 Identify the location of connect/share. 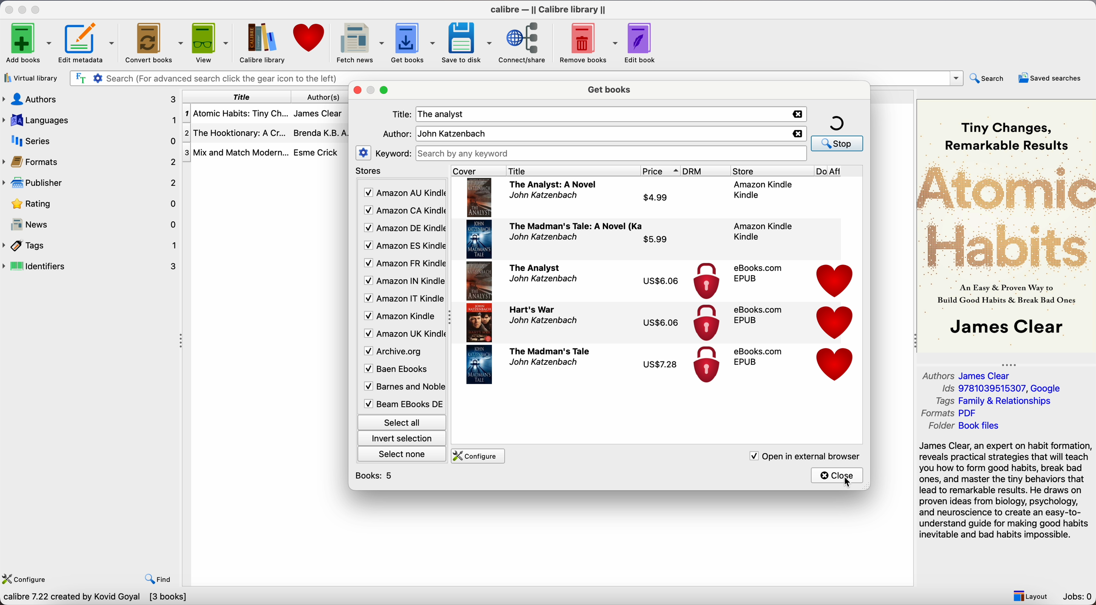
(524, 43).